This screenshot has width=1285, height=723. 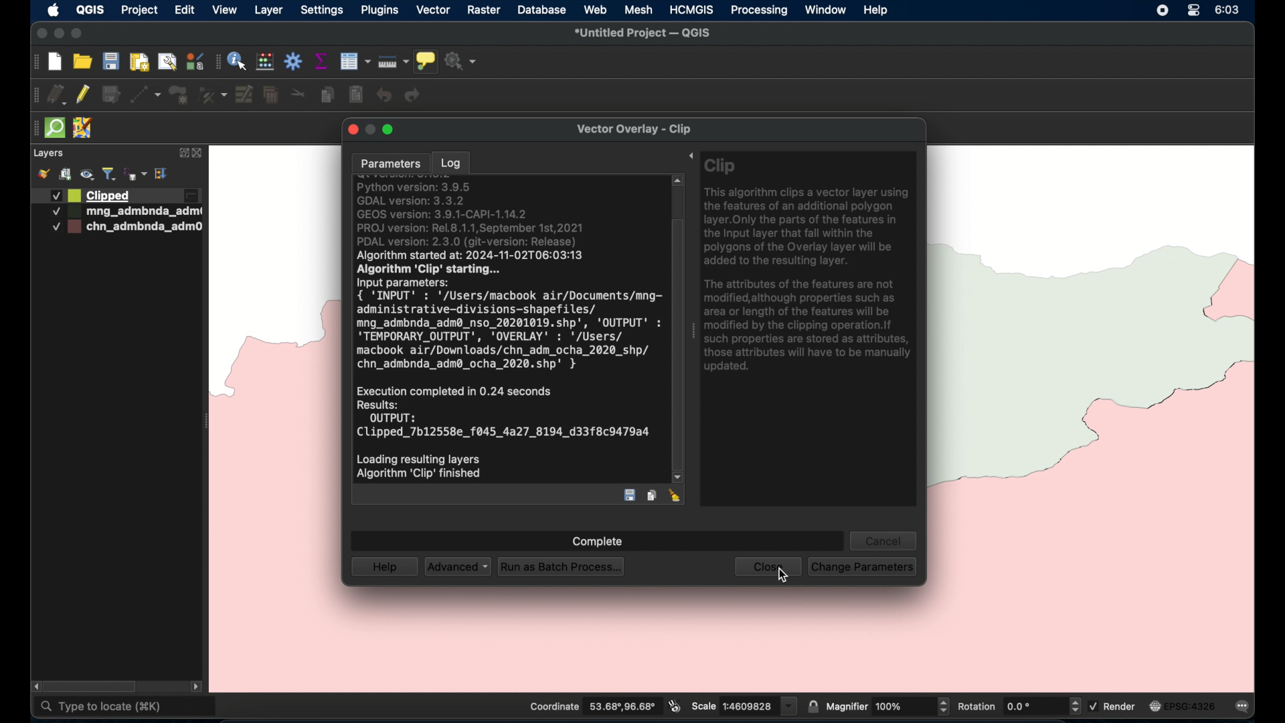 What do you see at coordinates (88, 195) in the screenshot?
I see `clipped layer` at bounding box center [88, 195].